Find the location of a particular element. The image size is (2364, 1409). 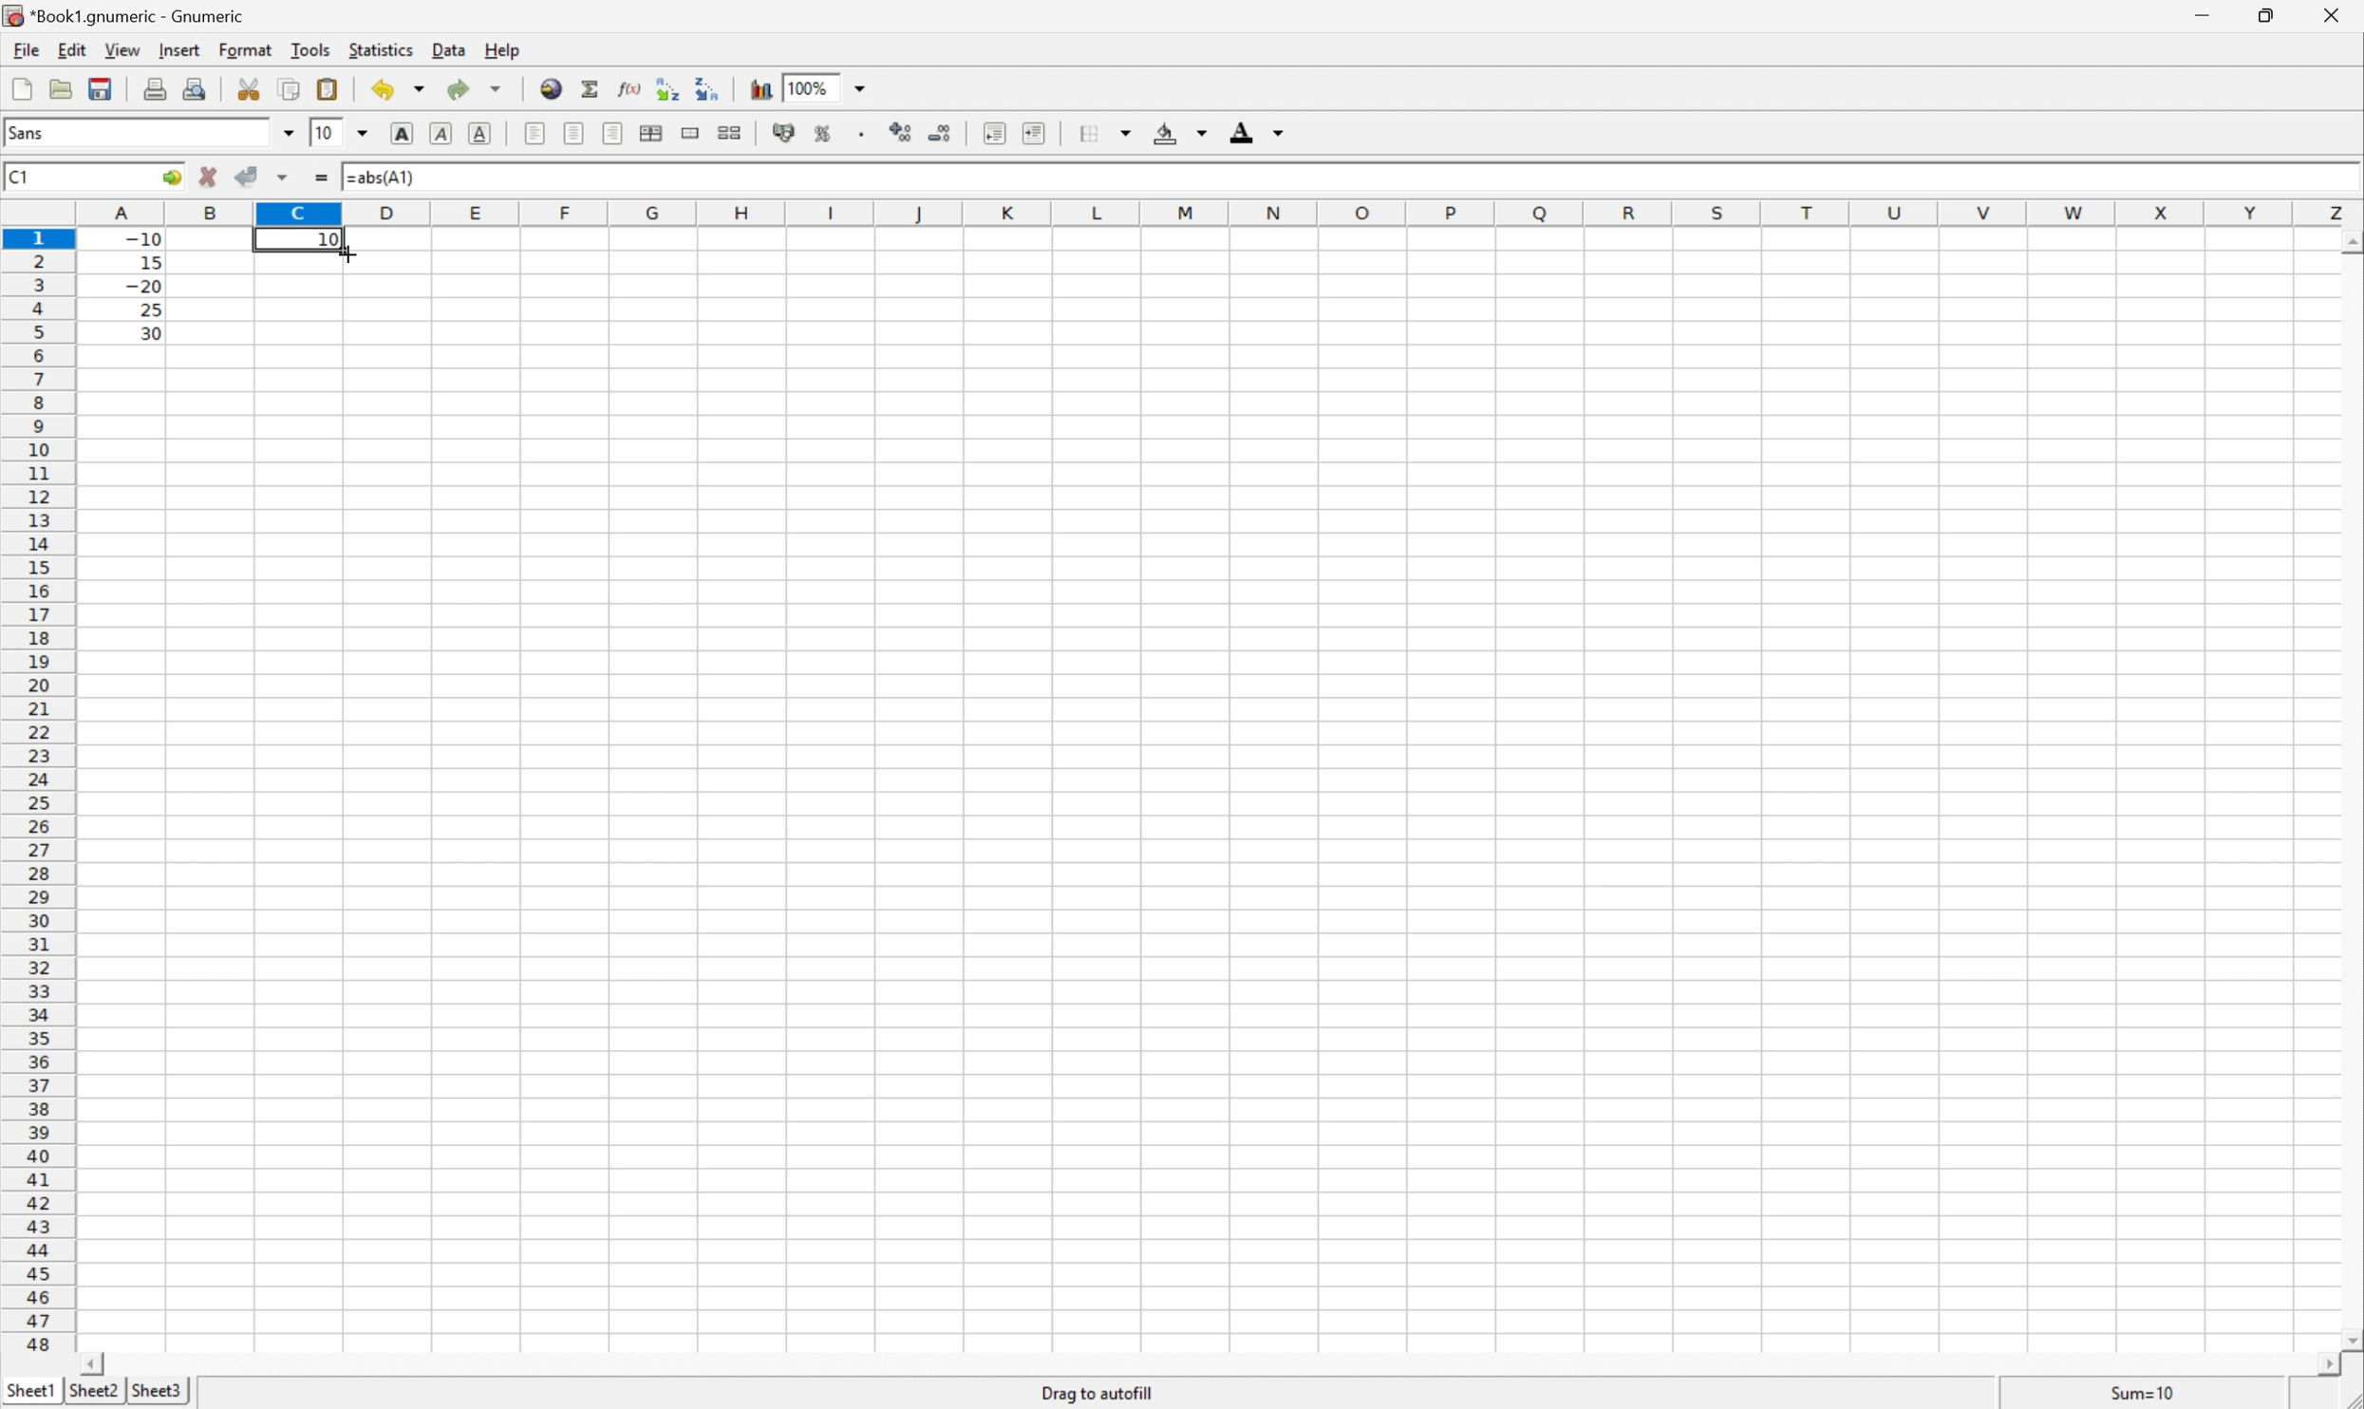

Redo is located at coordinates (478, 90).